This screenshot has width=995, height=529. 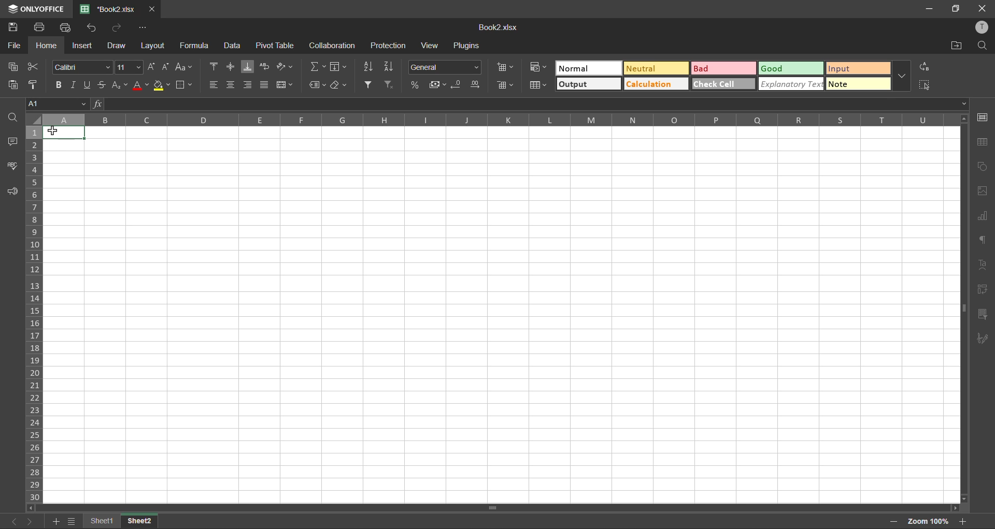 What do you see at coordinates (984, 117) in the screenshot?
I see `cell settings` at bounding box center [984, 117].